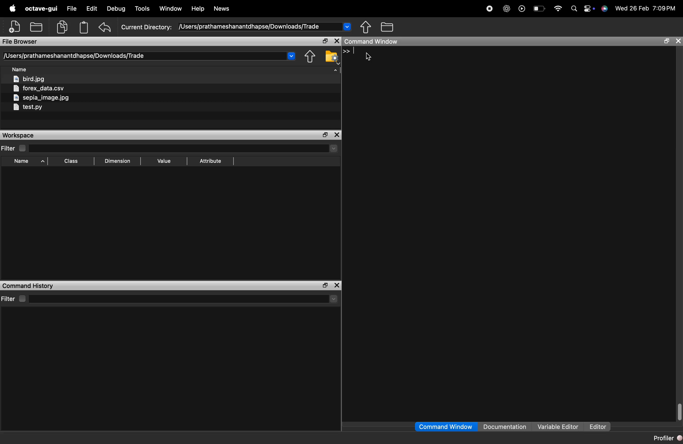 This screenshot has width=683, height=444. I want to click on files, so click(54, 95).